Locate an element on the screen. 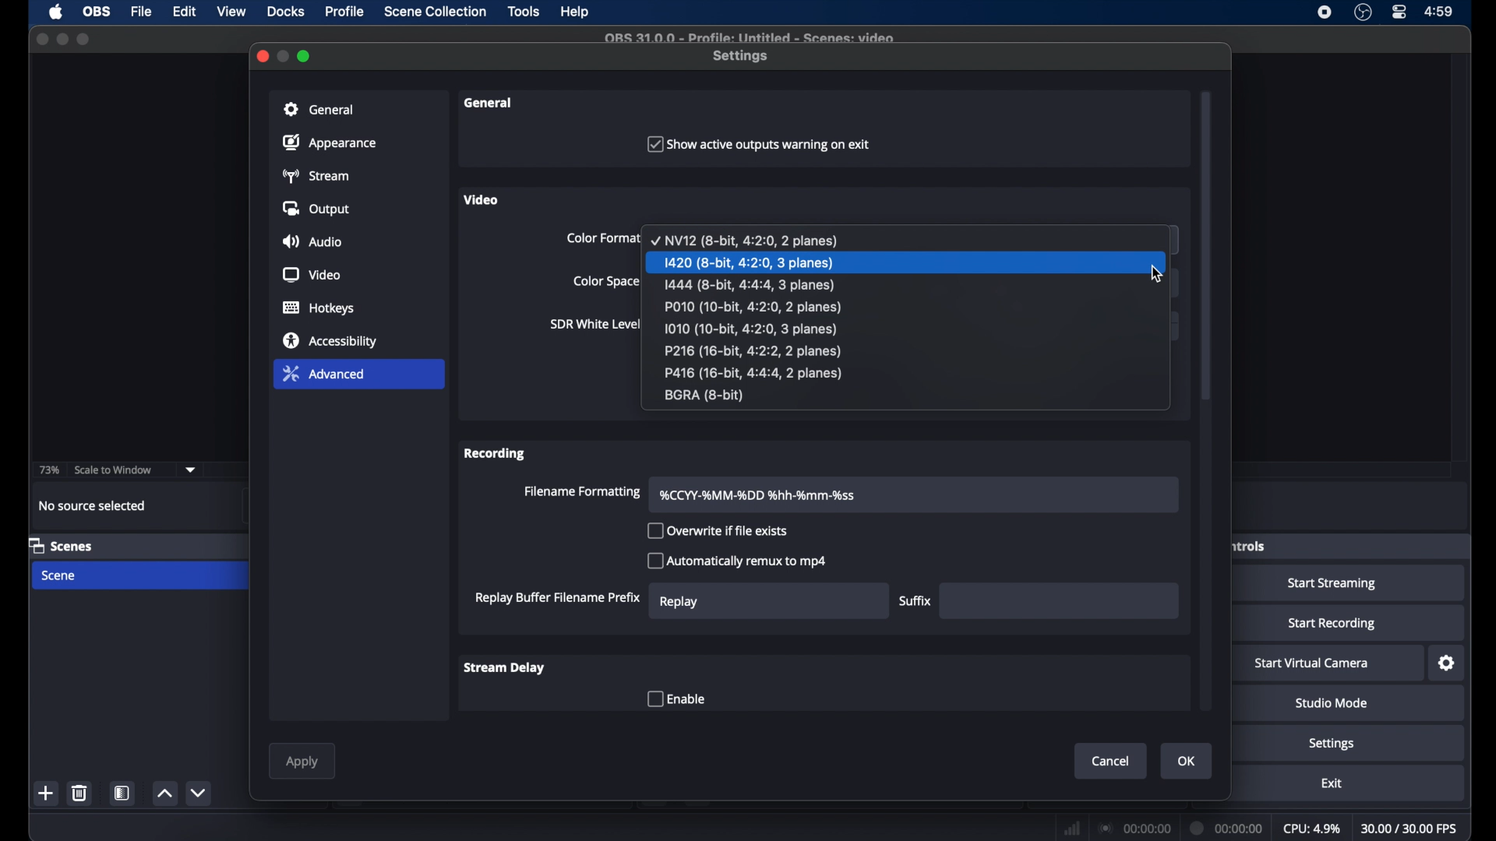 Image resolution: width=1496 pixels, height=841 pixels. advanced is located at coordinates (358, 375).